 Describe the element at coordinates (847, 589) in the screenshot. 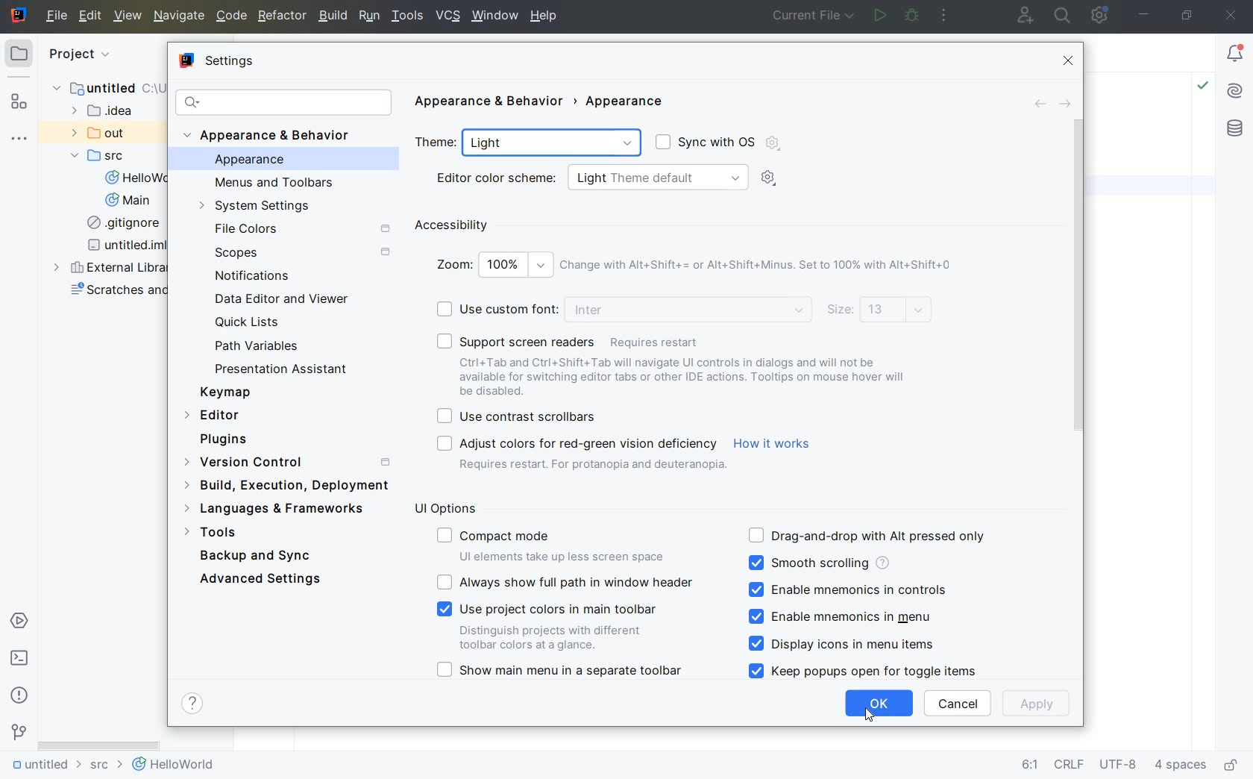

I see `enable mnemonics in controls(checked)` at that location.